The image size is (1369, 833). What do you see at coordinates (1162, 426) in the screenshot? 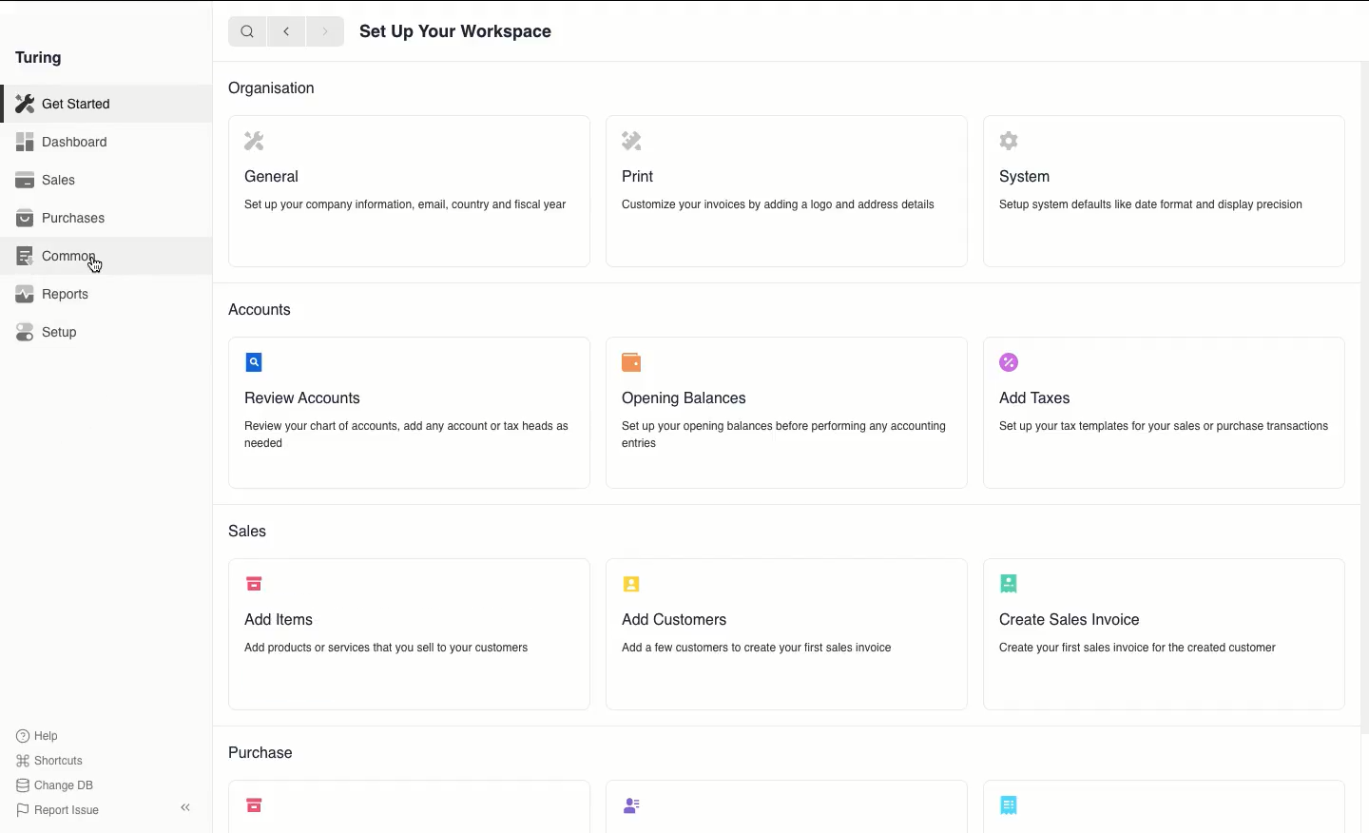
I see `Setup your tax templates for your sales or purchase transactions.` at bounding box center [1162, 426].